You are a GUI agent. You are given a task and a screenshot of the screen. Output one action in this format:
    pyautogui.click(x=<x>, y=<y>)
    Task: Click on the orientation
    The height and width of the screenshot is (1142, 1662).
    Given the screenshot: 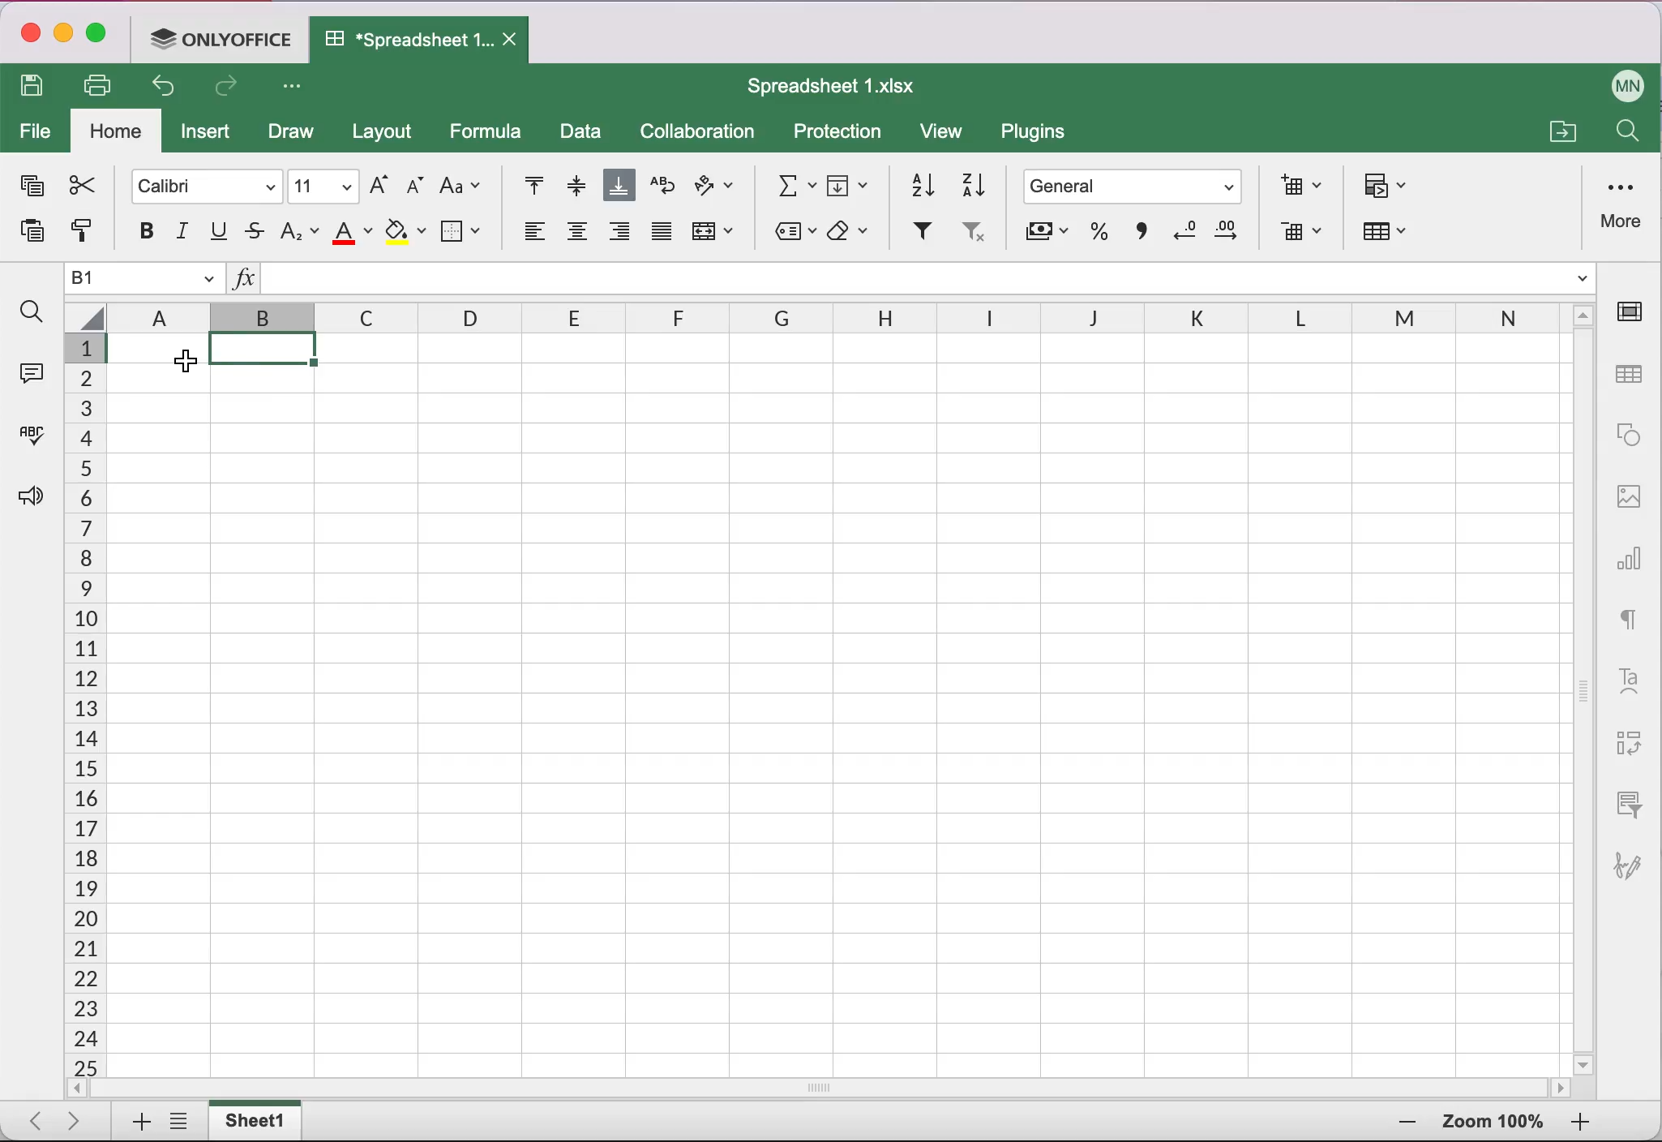 What is the action you would take?
    pyautogui.click(x=715, y=188)
    